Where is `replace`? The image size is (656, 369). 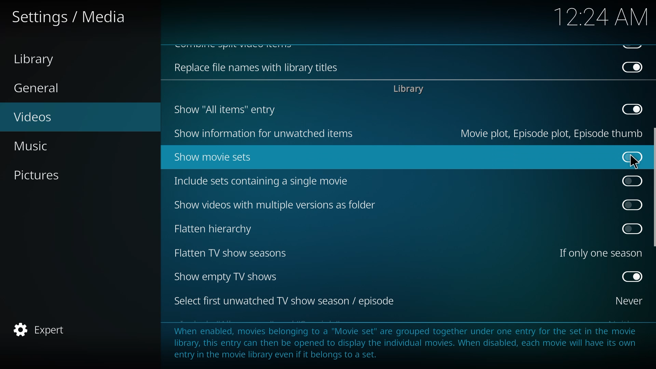 replace is located at coordinates (252, 69).